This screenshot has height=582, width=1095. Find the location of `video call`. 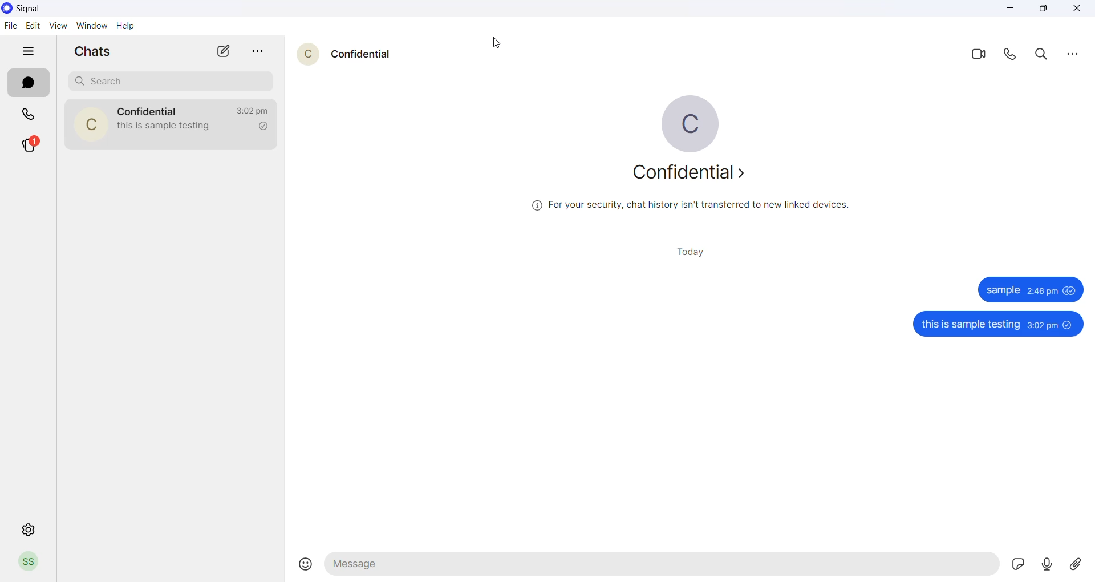

video call is located at coordinates (976, 56).